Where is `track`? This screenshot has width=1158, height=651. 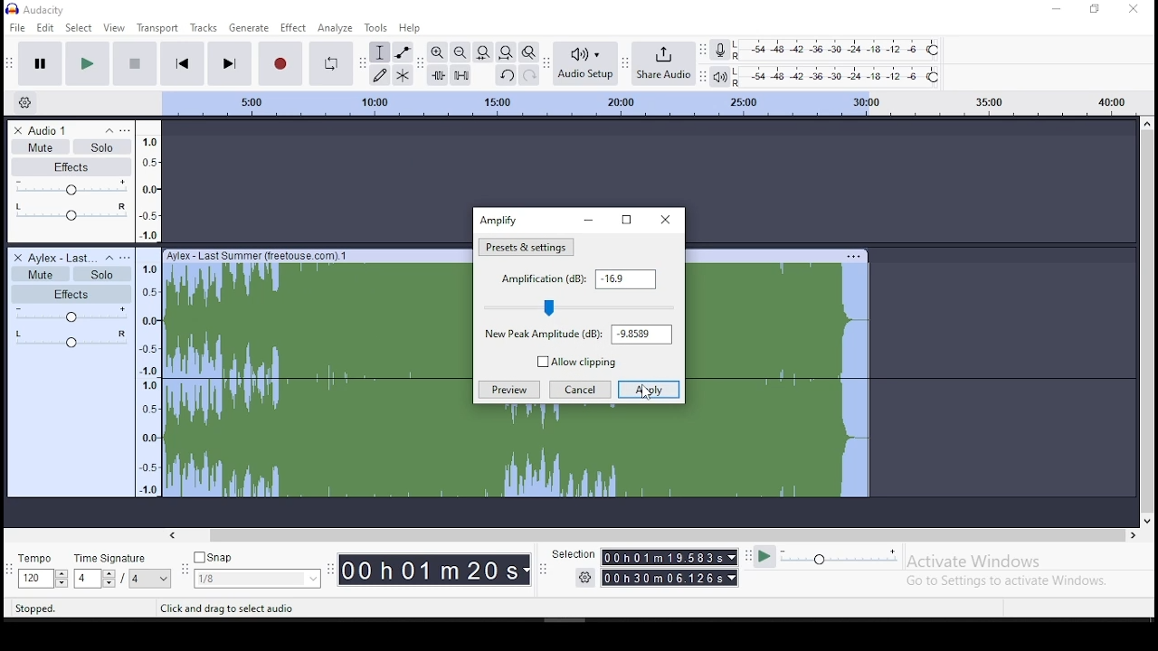 track is located at coordinates (320, 382).